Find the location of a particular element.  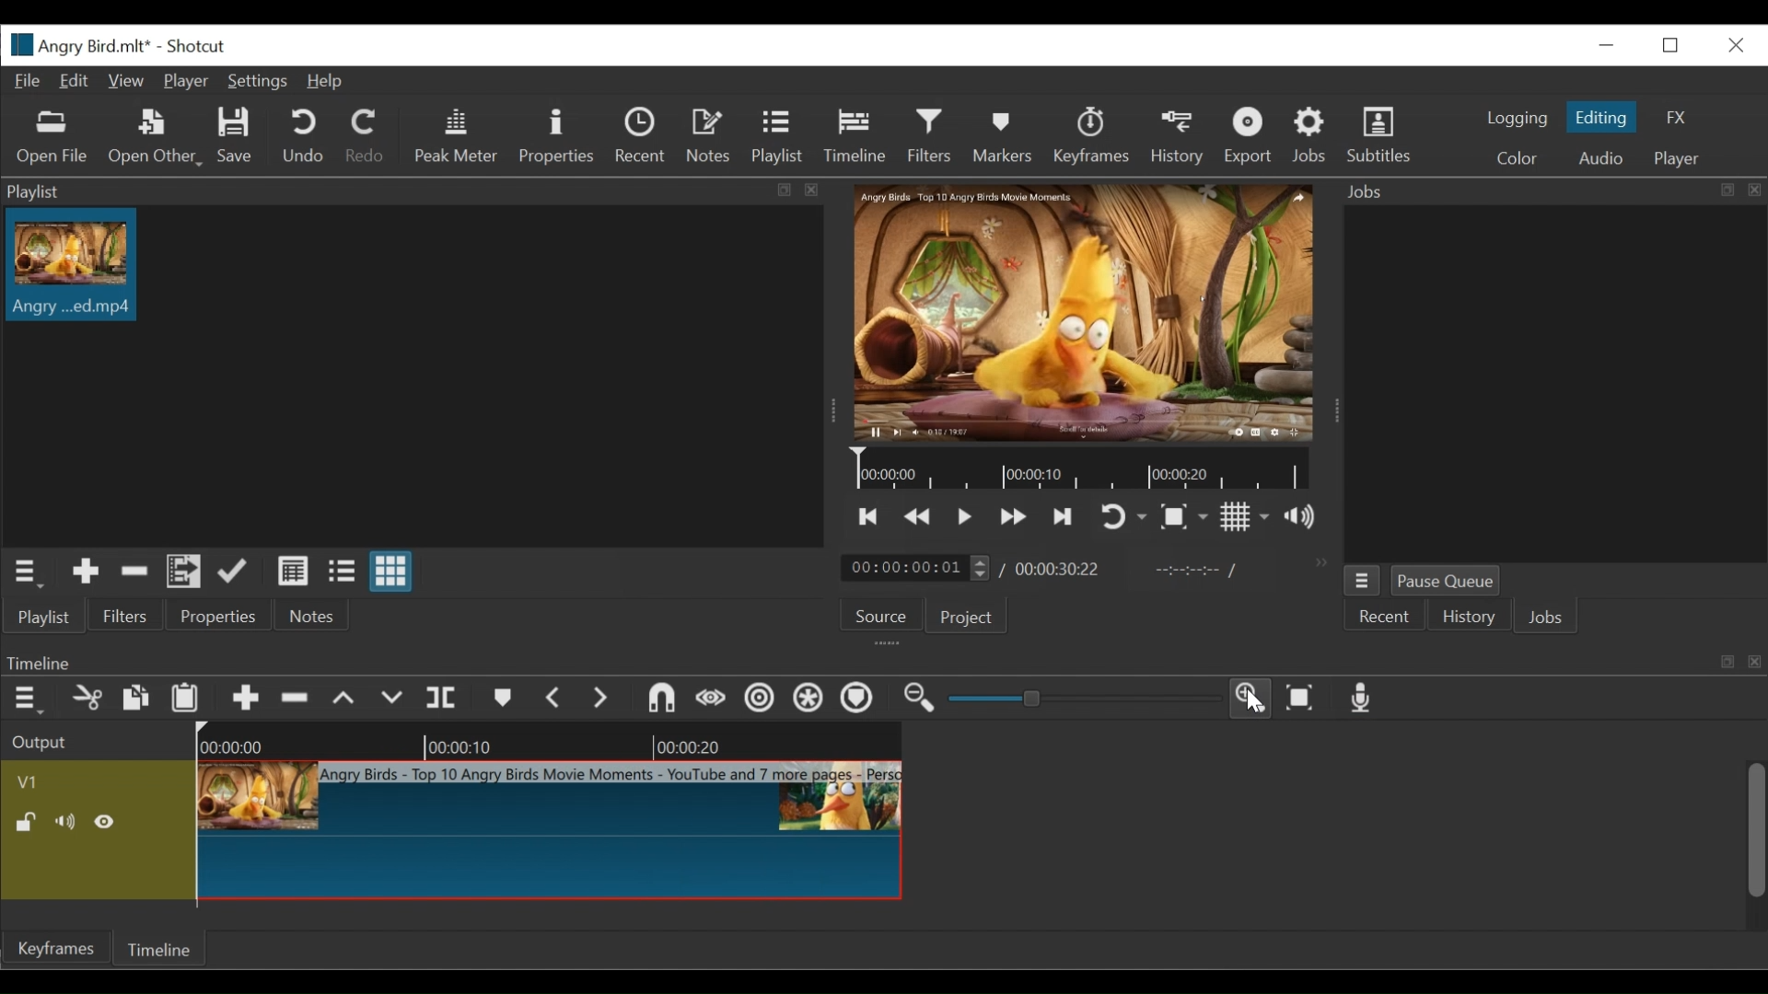

Output is located at coordinates (40, 742).